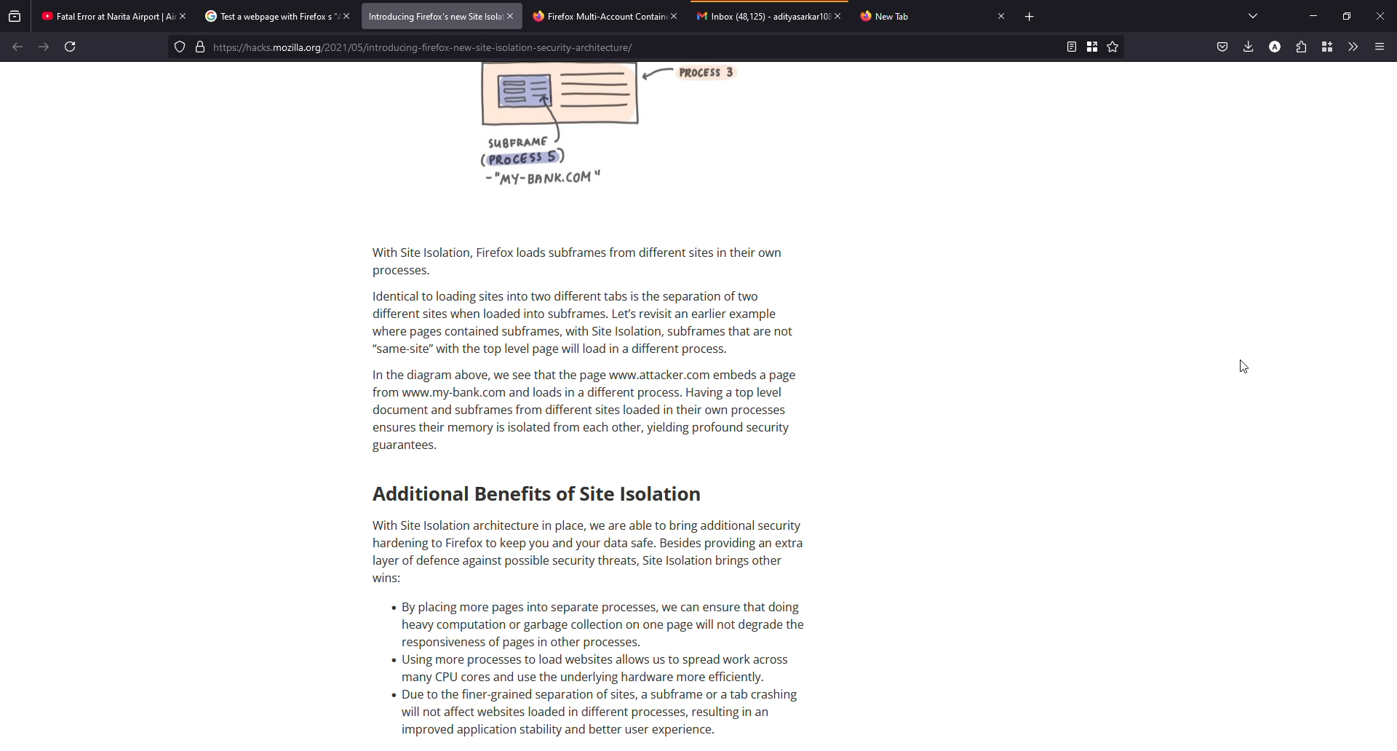  What do you see at coordinates (103, 15) in the screenshot?
I see `Fatal Error at Narita Airport| Ai` at bounding box center [103, 15].